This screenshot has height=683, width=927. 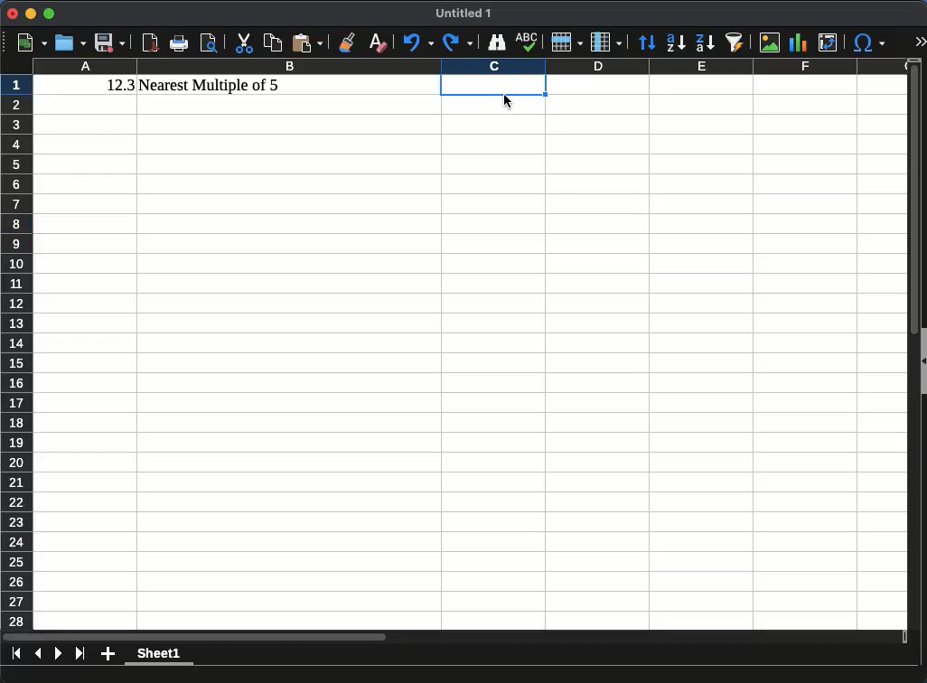 I want to click on open, so click(x=70, y=42).